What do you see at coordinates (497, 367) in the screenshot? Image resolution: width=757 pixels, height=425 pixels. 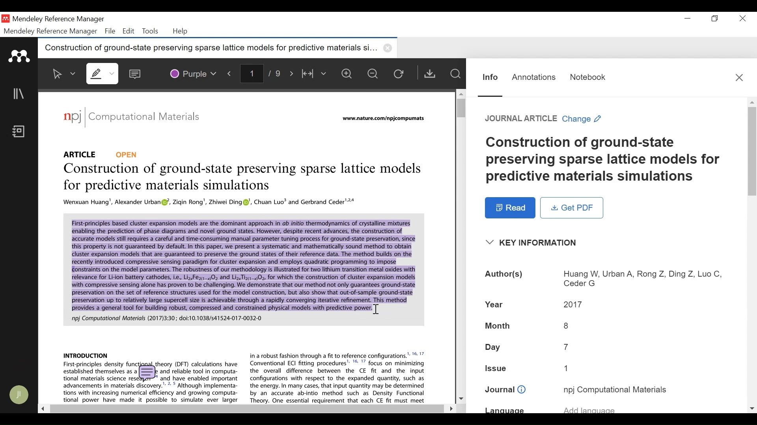 I see `Issue` at bounding box center [497, 367].